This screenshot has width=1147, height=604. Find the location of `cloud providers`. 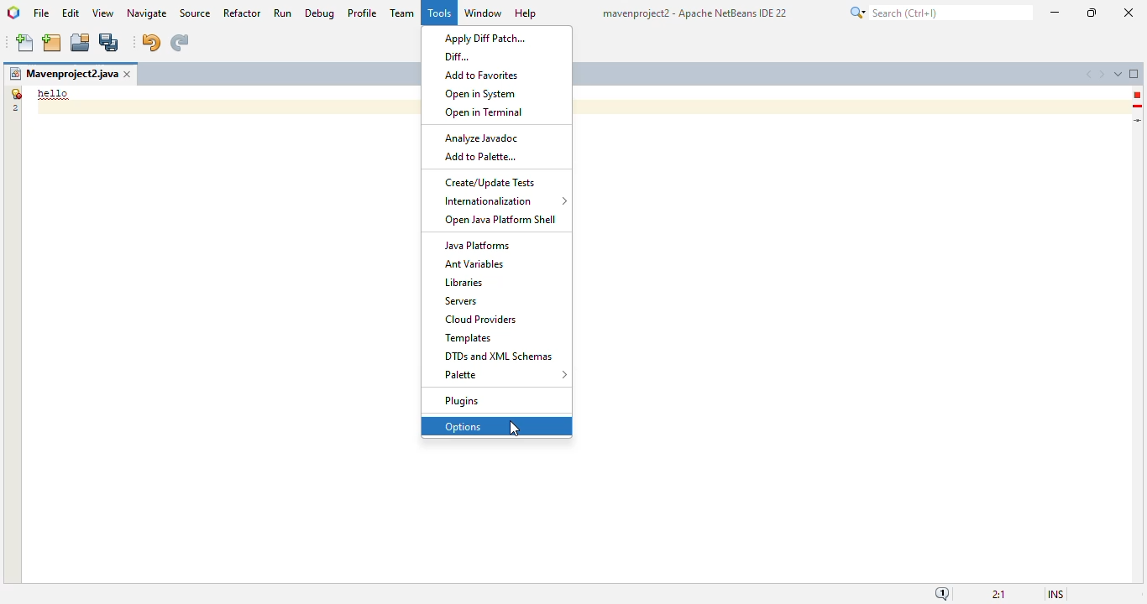

cloud providers is located at coordinates (483, 320).